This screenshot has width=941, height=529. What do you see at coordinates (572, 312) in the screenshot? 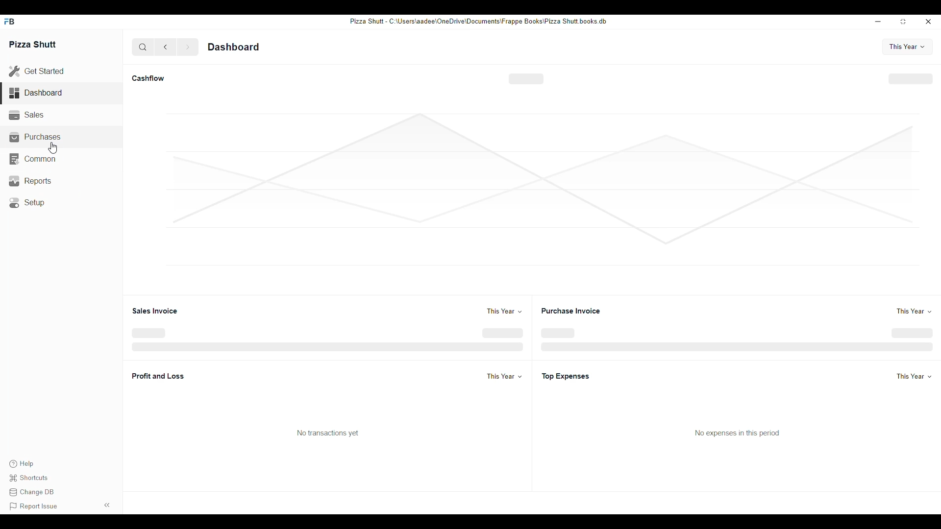
I see `Purchase invoice` at bounding box center [572, 312].